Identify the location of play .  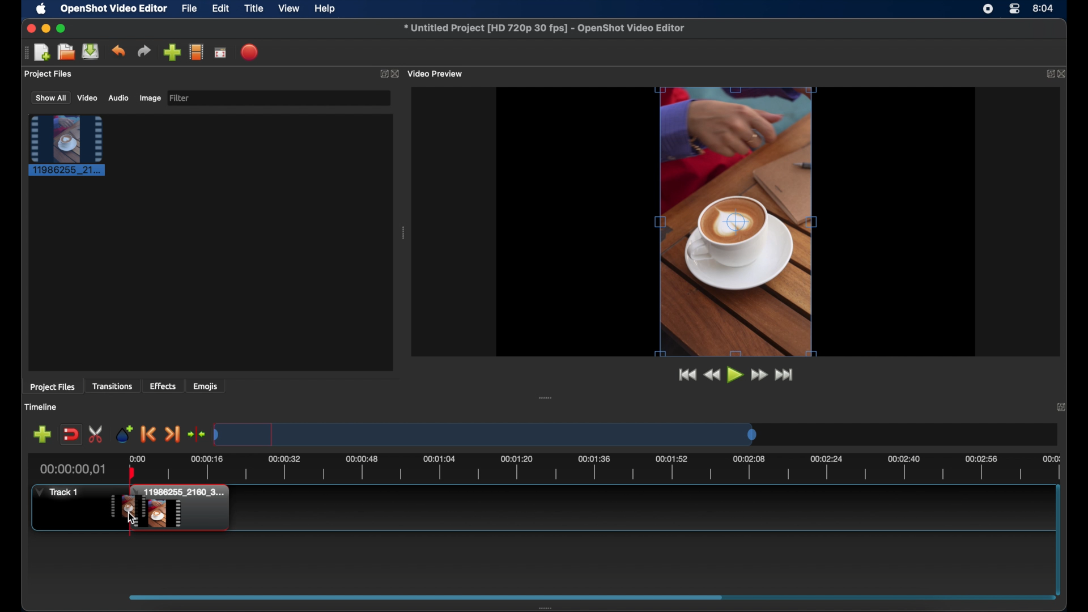
(734, 375).